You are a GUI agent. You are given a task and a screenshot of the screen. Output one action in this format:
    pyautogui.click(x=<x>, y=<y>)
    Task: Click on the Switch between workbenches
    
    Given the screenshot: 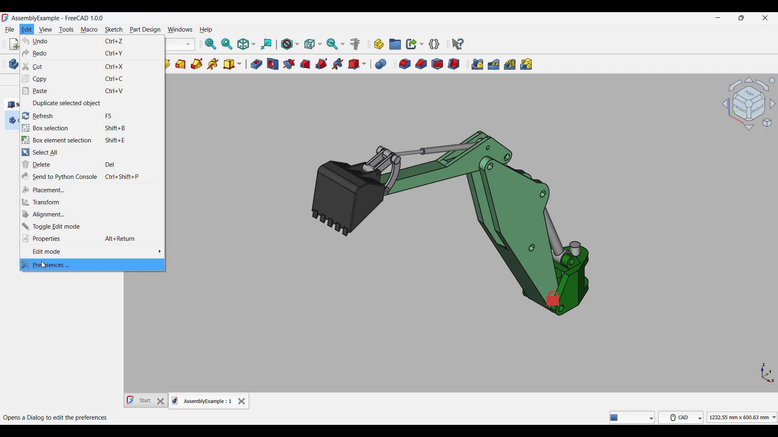 What is the action you would take?
    pyautogui.click(x=181, y=44)
    